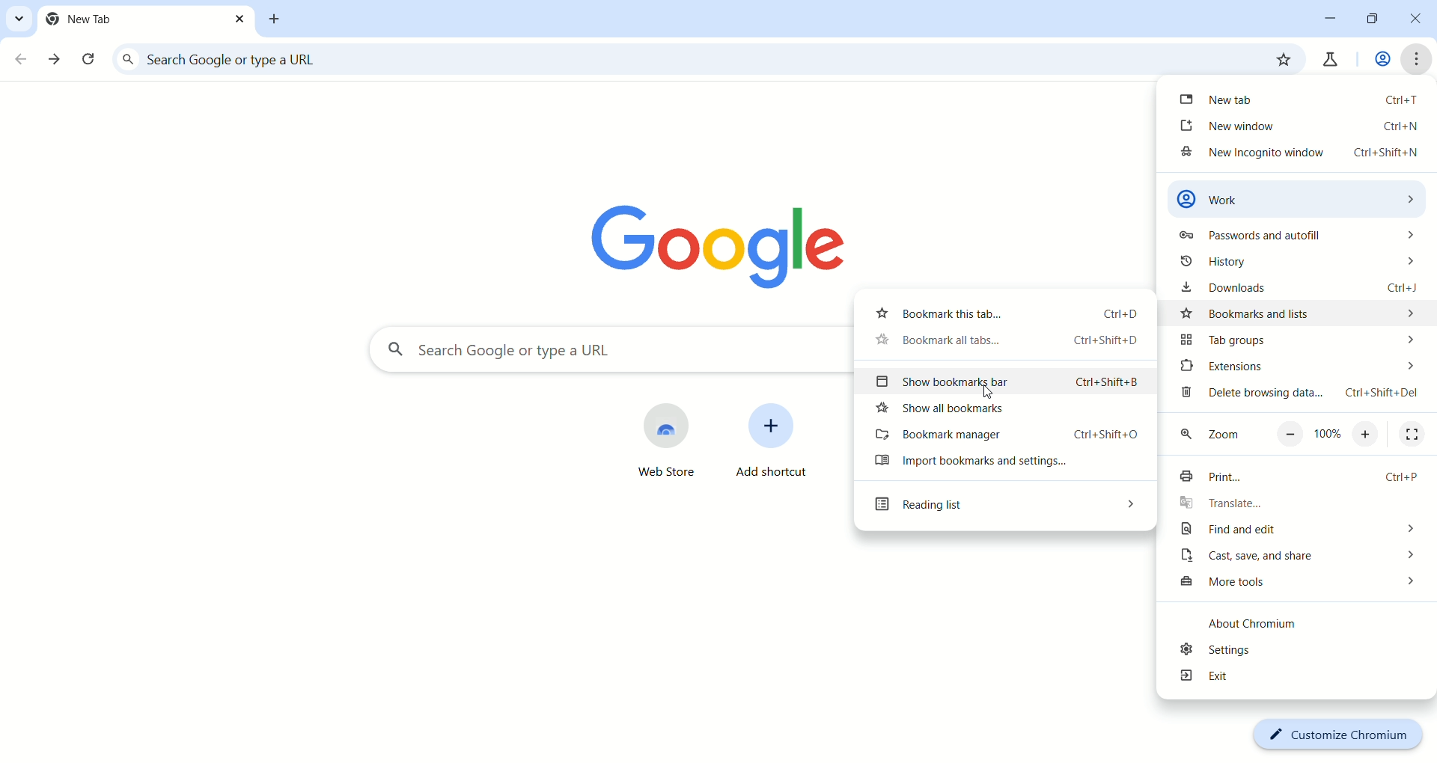 The image size is (1437, 763). Describe the element at coordinates (1297, 156) in the screenshot. I see `new incognito window` at that location.